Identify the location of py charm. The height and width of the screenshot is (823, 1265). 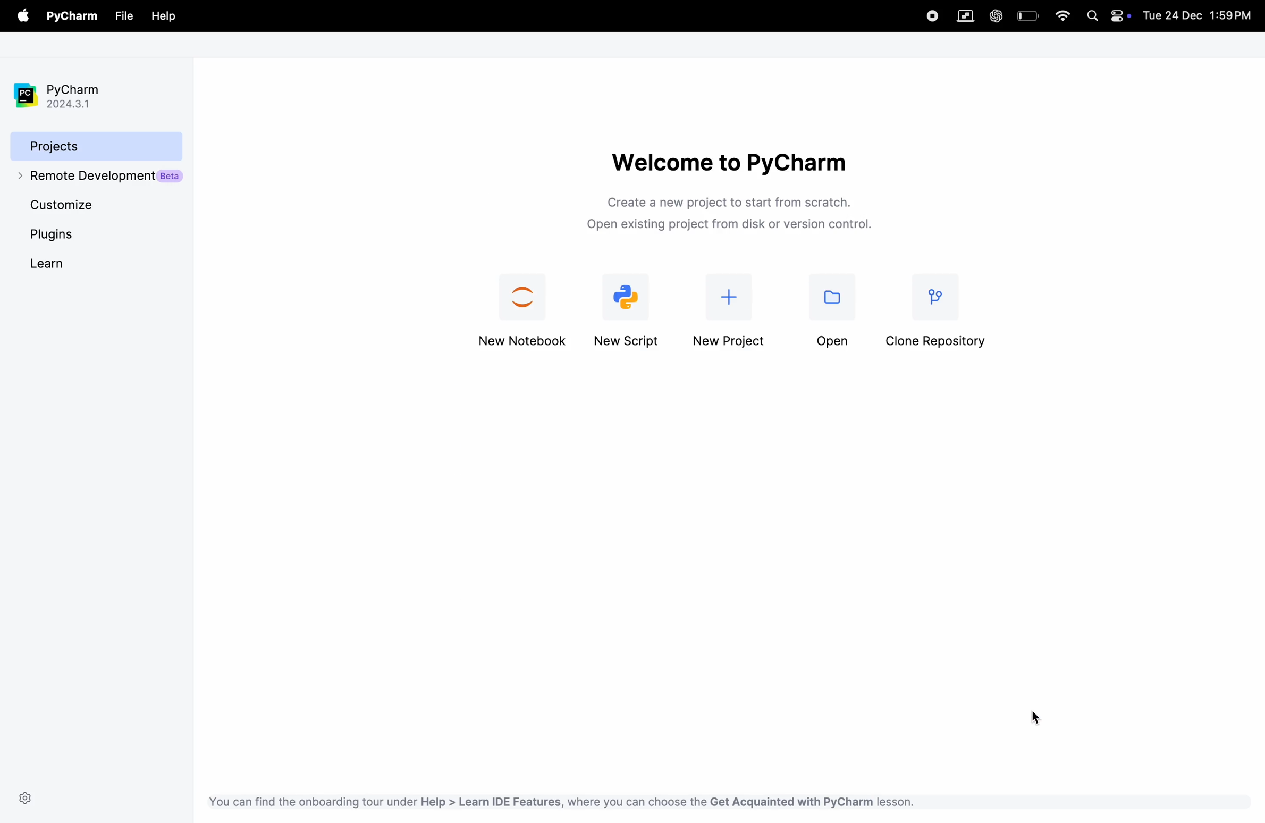
(72, 15).